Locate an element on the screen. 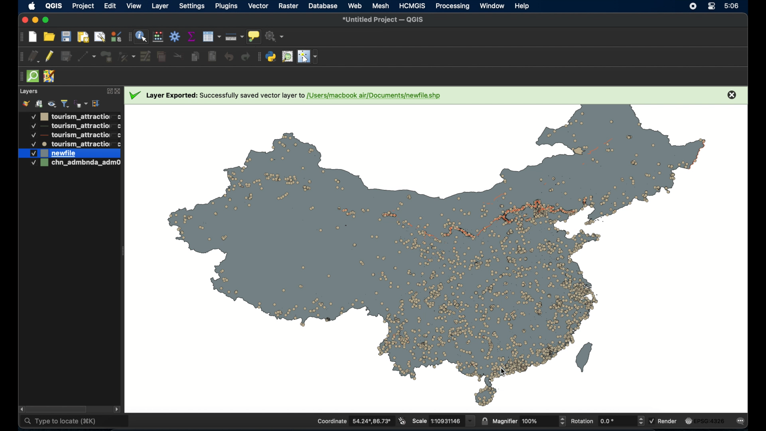  coordinate is located at coordinates (355, 421).